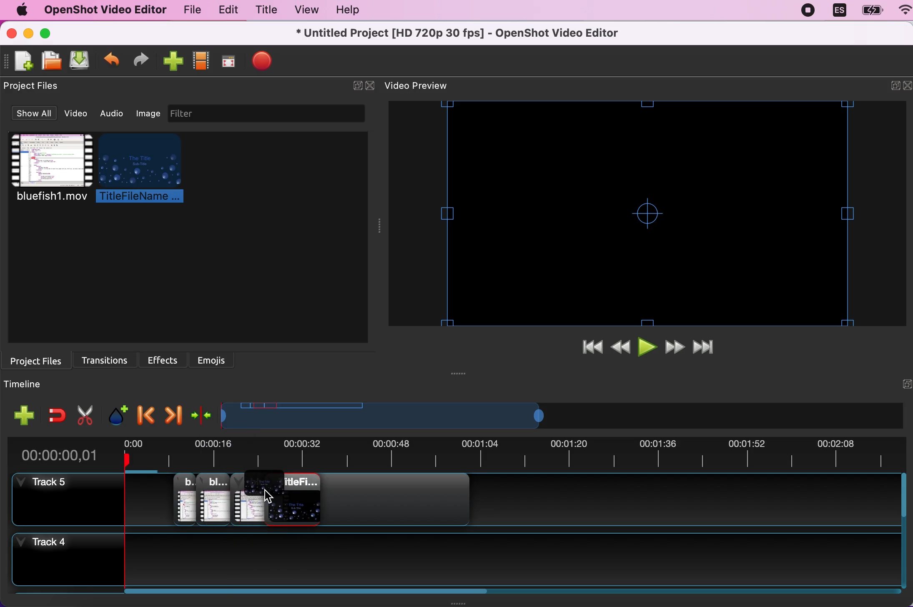  What do you see at coordinates (344, 11) in the screenshot?
I see `help` at bounding box center [344, 11].